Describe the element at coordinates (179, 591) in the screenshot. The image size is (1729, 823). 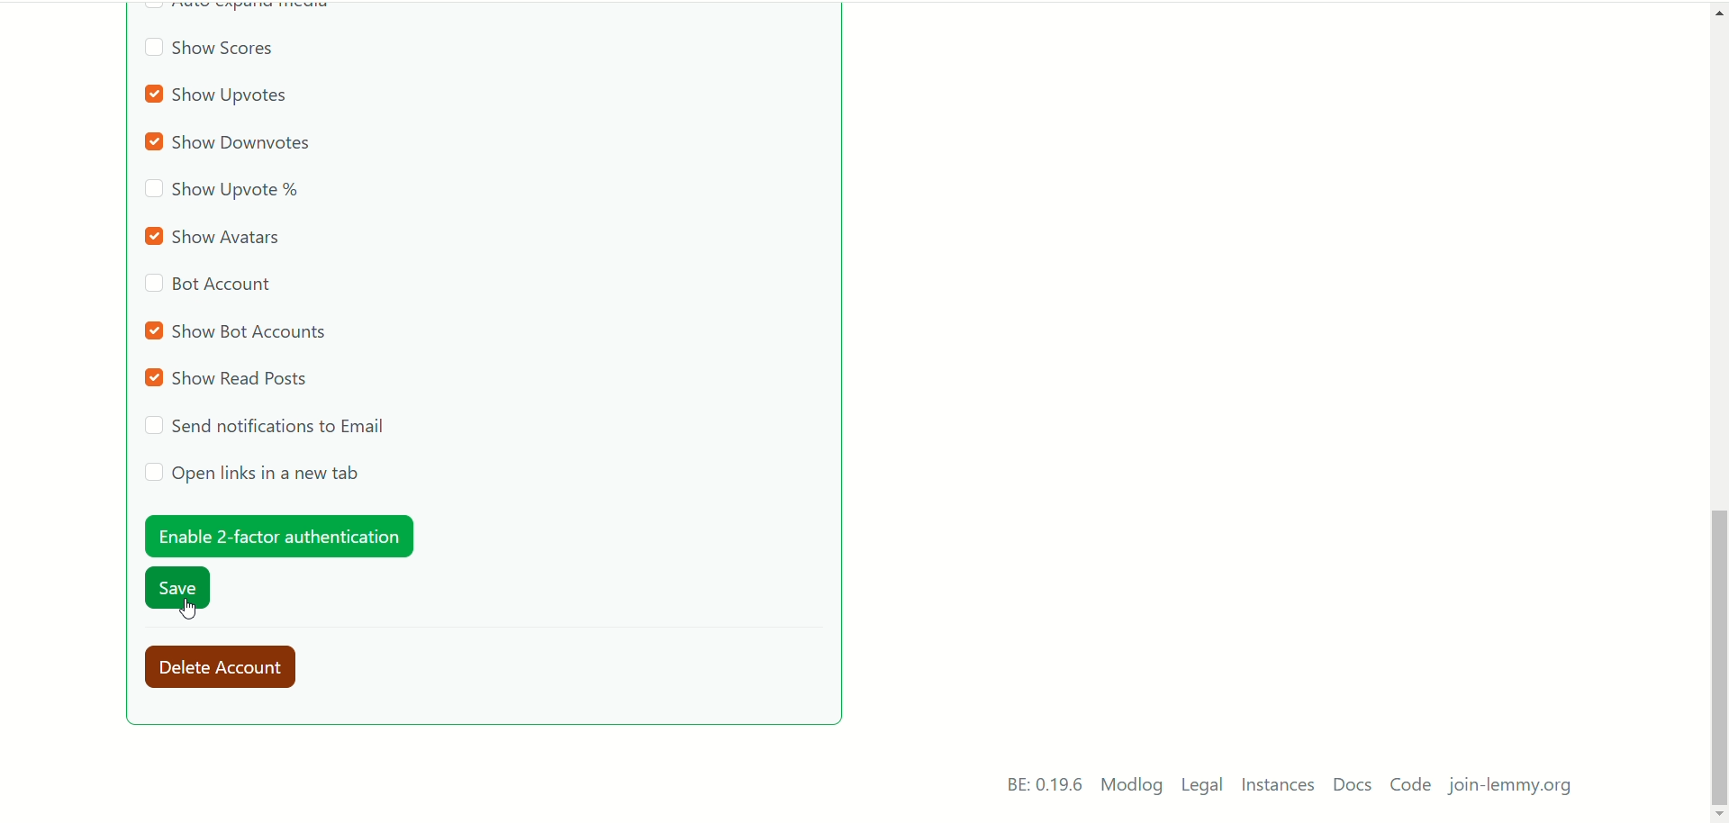
I see `save` at that location.